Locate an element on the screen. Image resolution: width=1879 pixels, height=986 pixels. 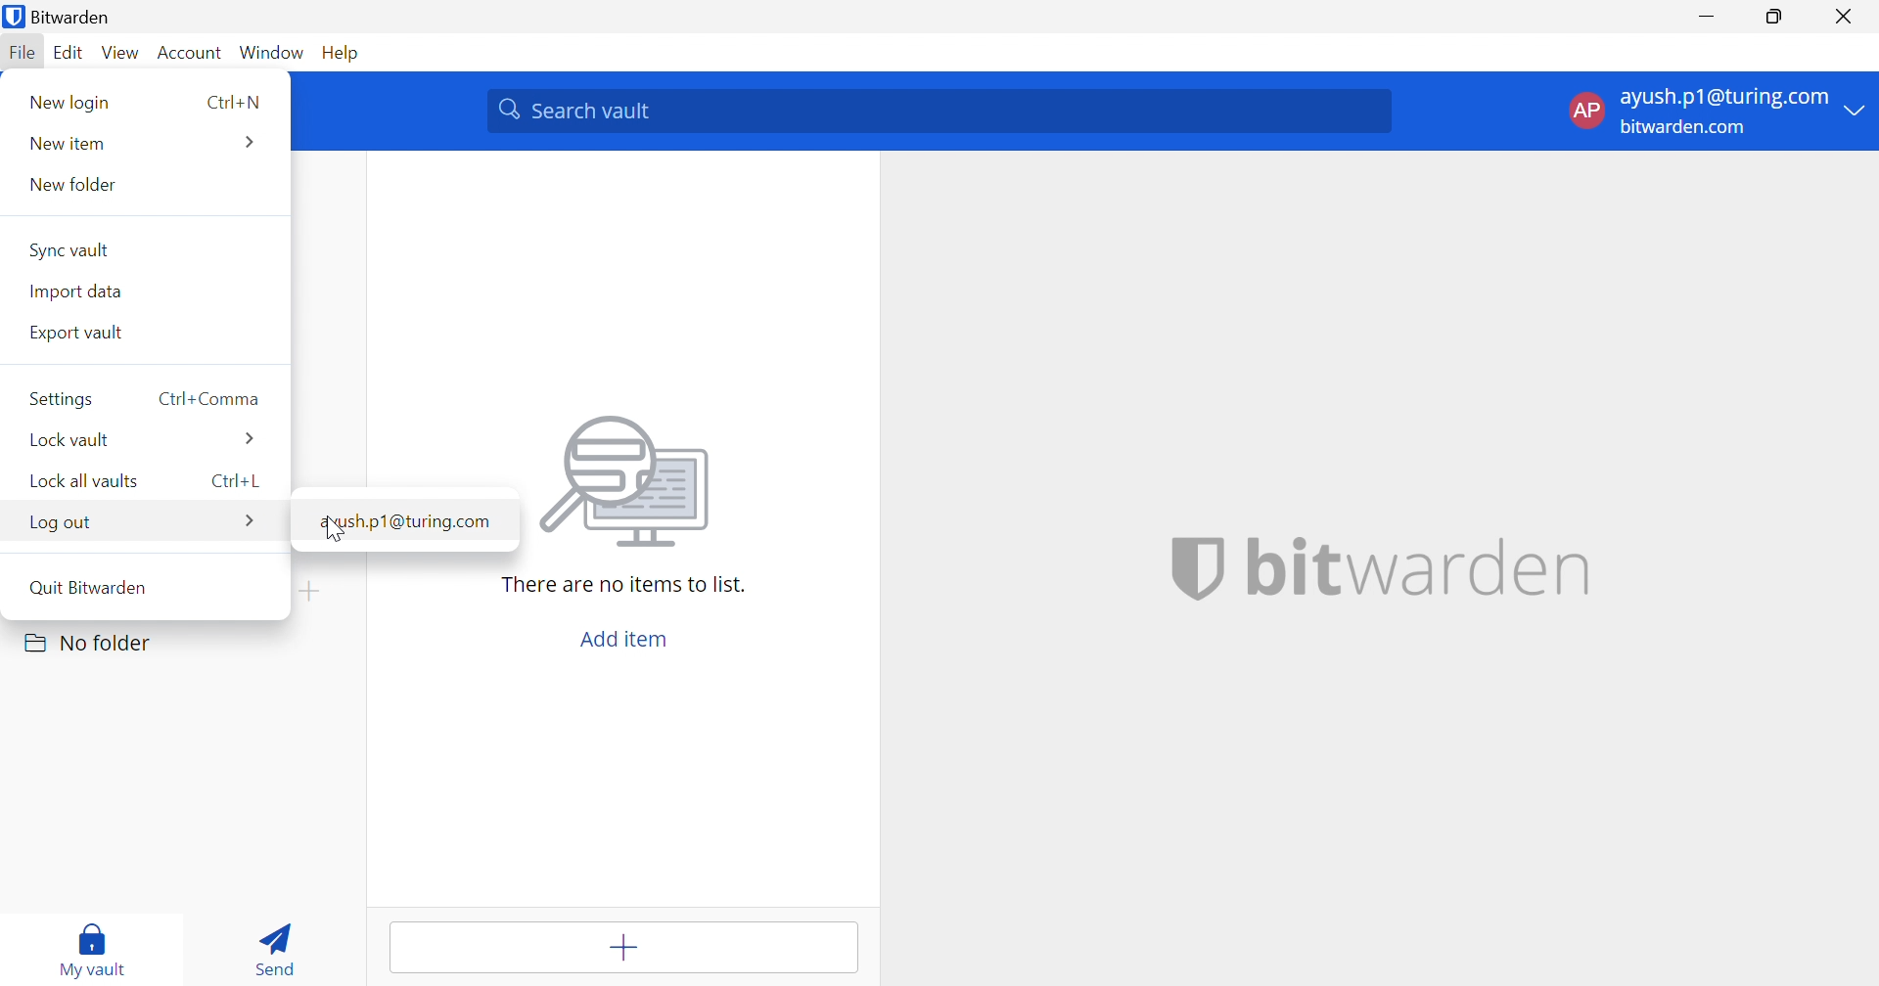
Bitwarden is located at coordinates (62, 18).